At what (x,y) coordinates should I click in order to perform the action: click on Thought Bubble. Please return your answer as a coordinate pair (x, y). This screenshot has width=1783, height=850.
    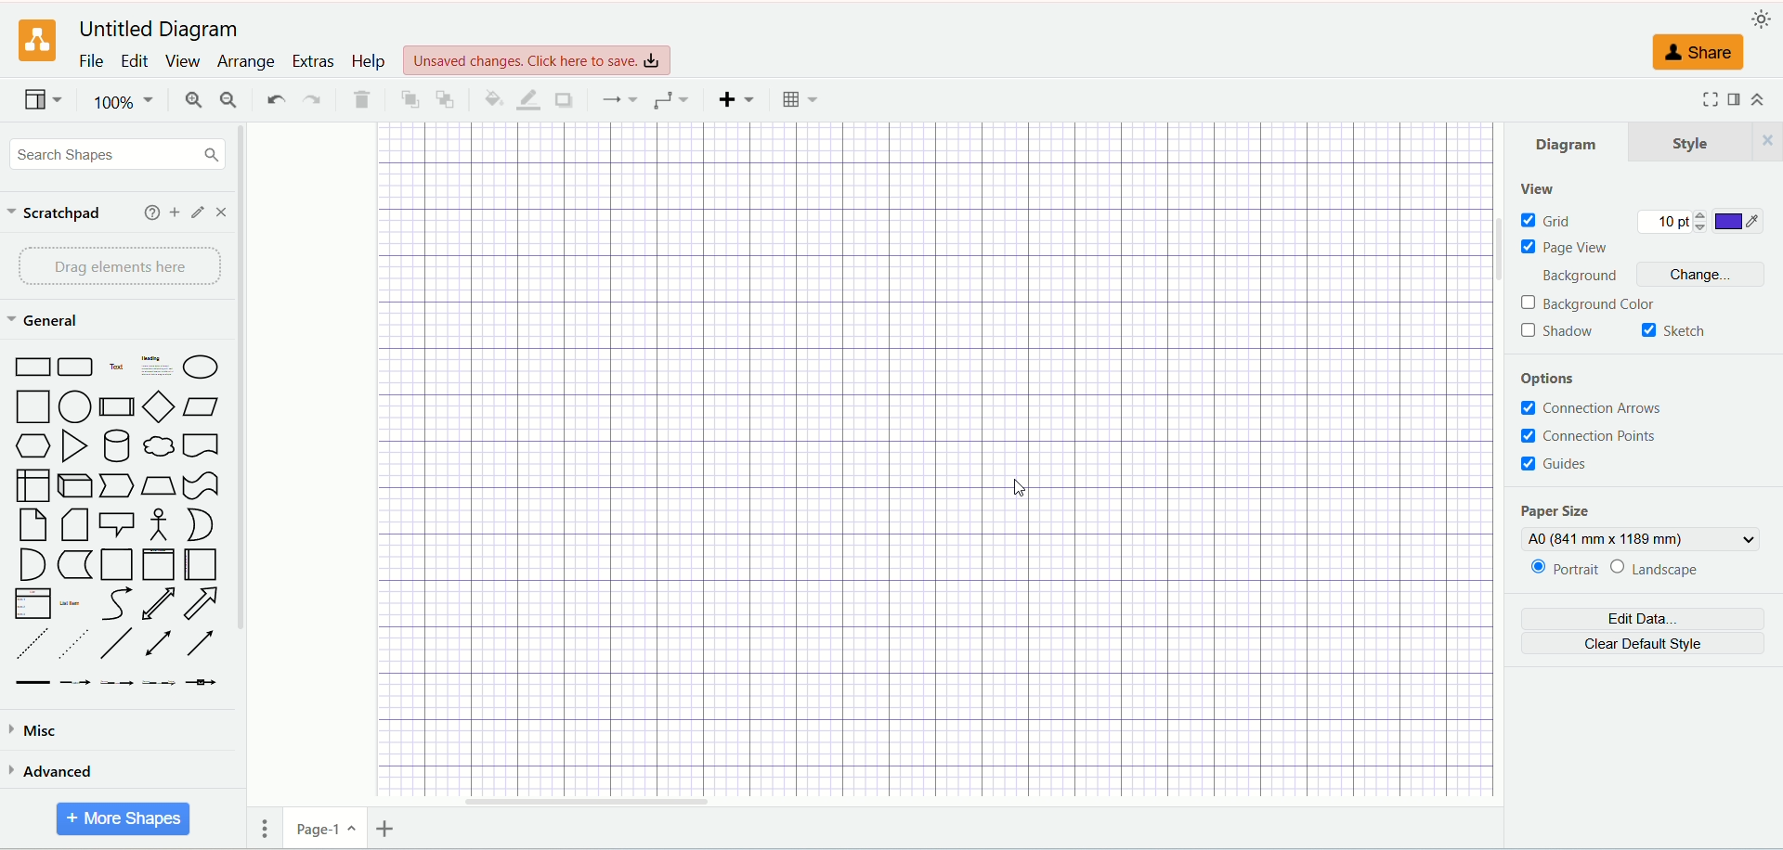
    Looking at the image, I should click on (160, 448).